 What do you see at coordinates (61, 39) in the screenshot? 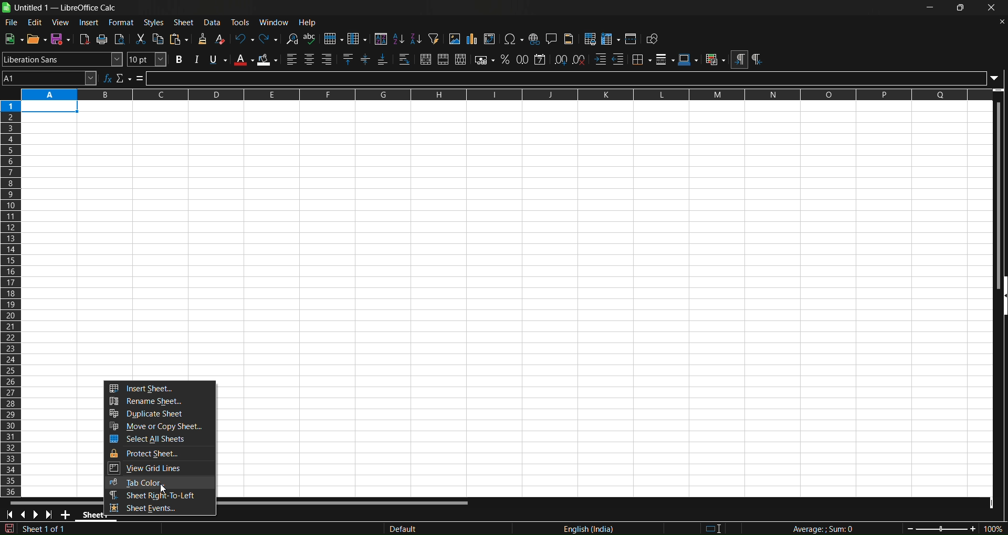
I see `save` at bounding box center [61, 39].